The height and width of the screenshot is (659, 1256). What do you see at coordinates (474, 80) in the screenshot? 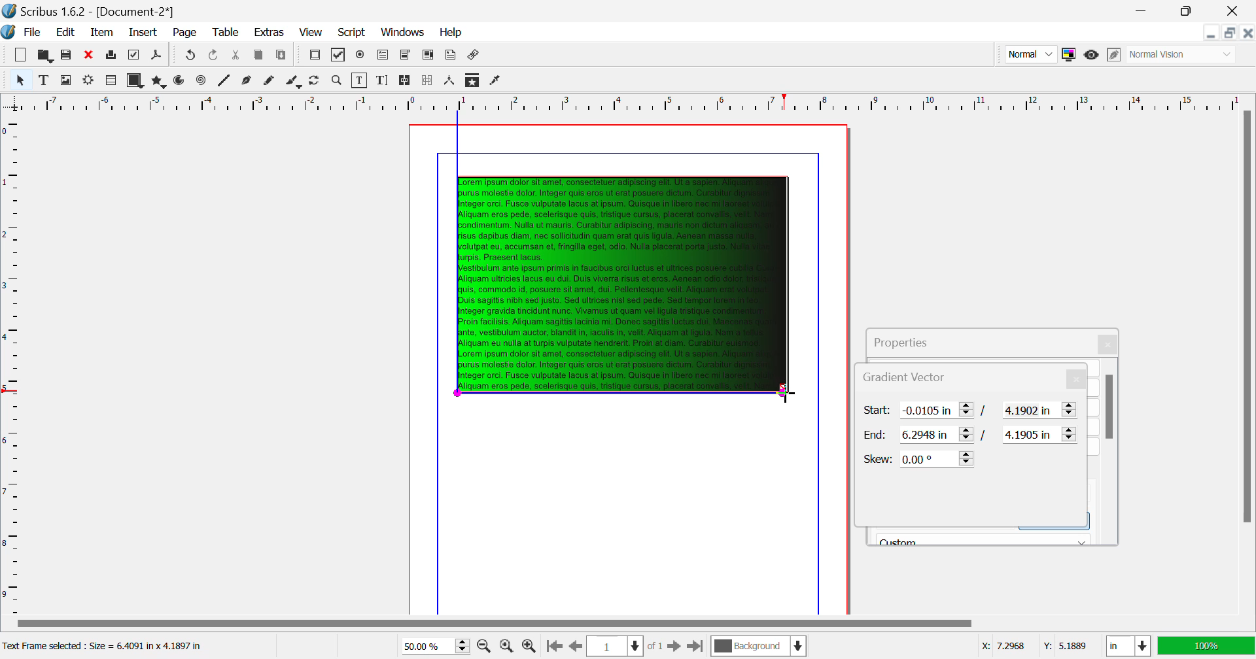
I see `Copy Item Properties` at bounding box center [474, 80].